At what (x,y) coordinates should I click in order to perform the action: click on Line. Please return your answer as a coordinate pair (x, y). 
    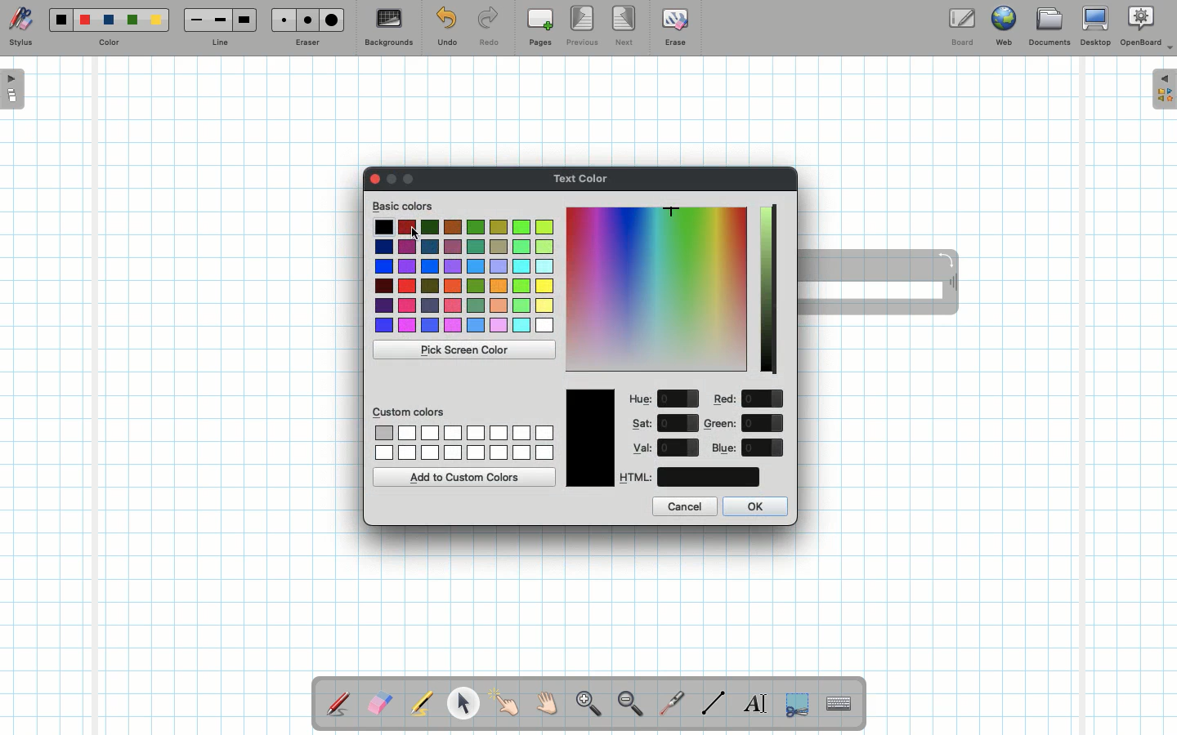
    Looking at the image, I should click on (714, 702).